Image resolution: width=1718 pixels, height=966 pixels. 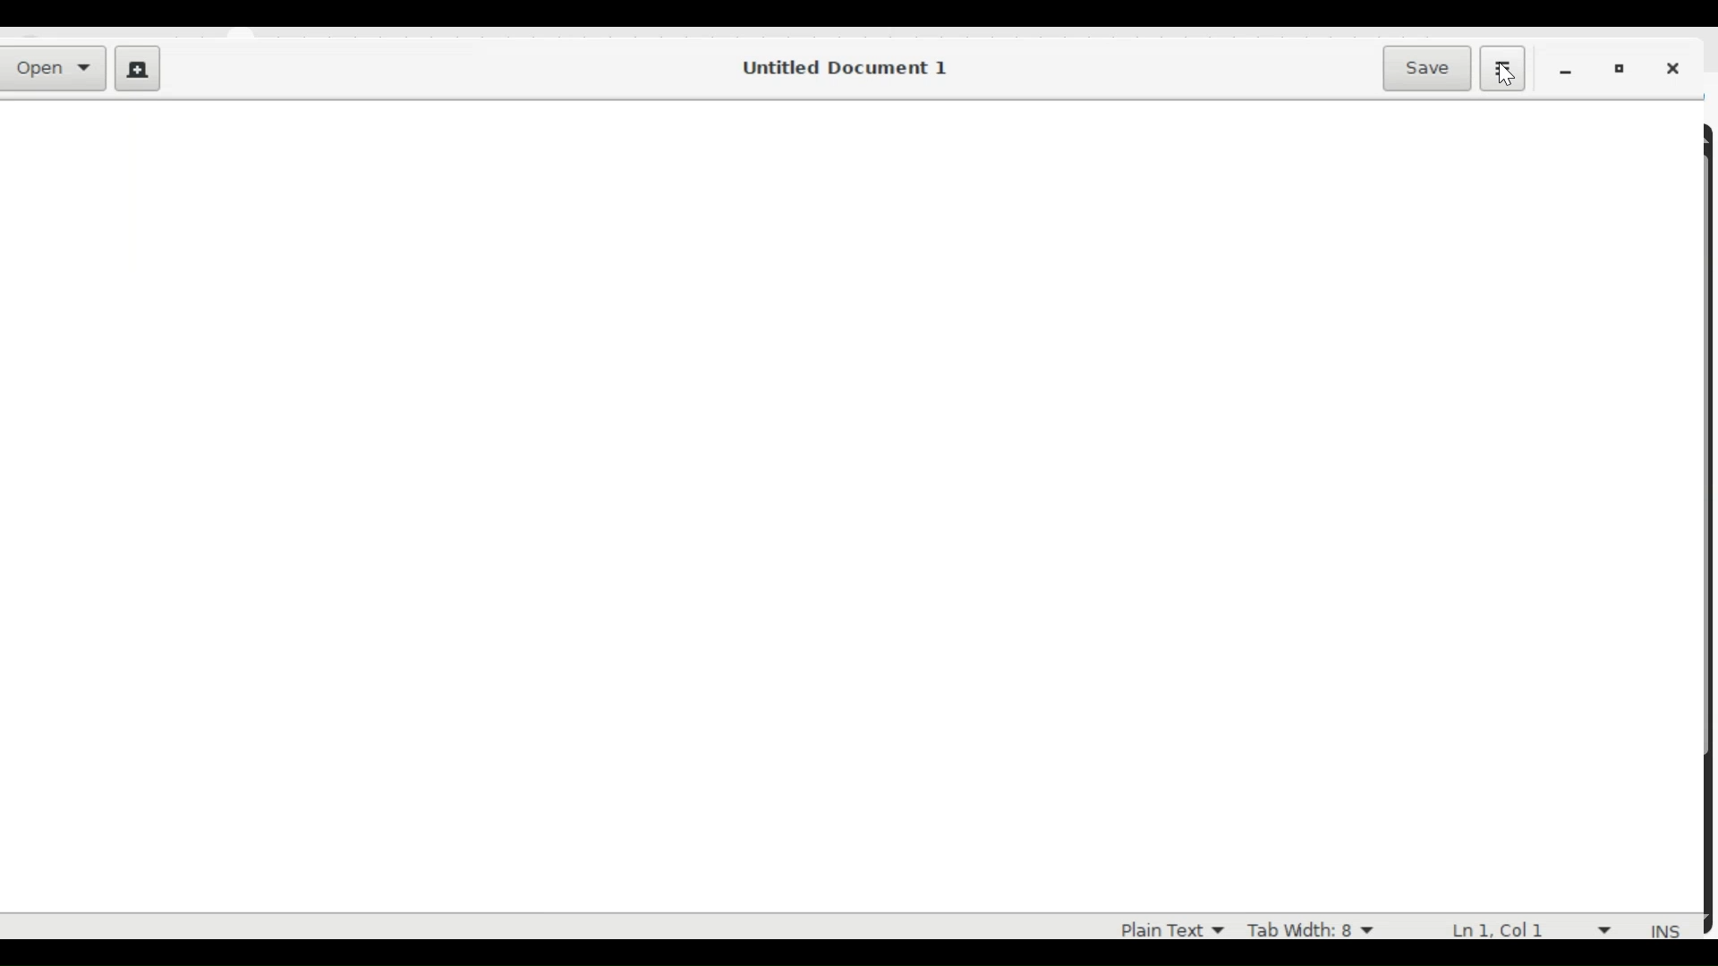 What do you see at coordinates (1667, 931) in the screenshot?
I see `INS` at bounding box center [1667, 931].